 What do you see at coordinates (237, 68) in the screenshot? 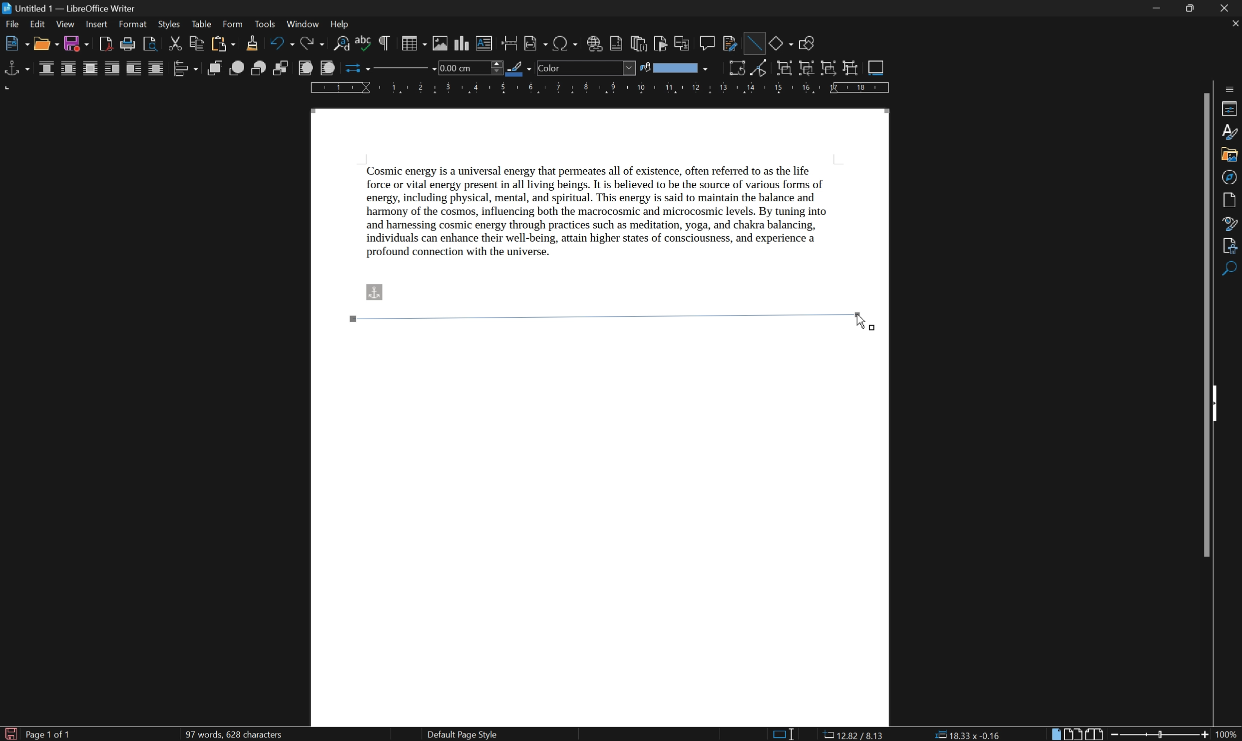
I see `forward one` at bounding box center [237, 68].